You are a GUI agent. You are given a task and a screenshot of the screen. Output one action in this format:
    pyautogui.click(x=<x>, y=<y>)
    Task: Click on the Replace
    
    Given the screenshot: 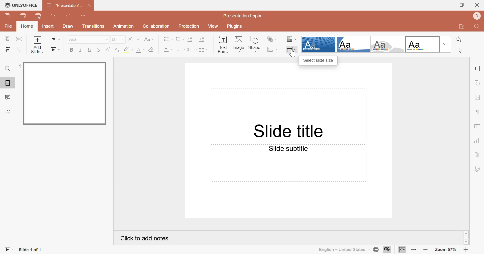 What is the action you would take?
    pyautogui.click(x=460, y=40)
    